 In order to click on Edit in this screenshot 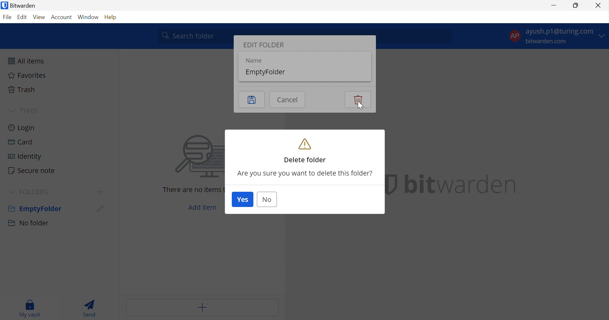, I will do `click(23, 17)`.